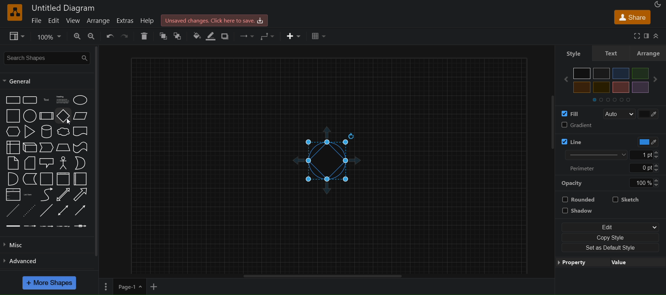 This screenshot has height=295, width=666. I want to click on title, so click(64, 8).